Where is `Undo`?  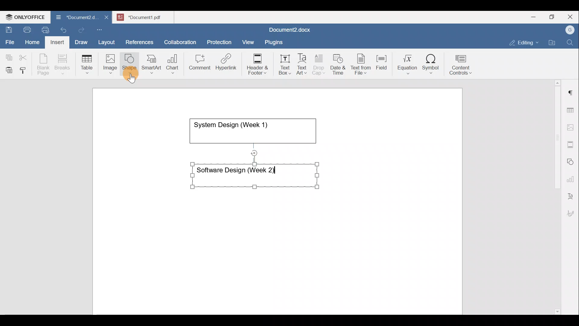
Undo is located at coordinates (62, 29).